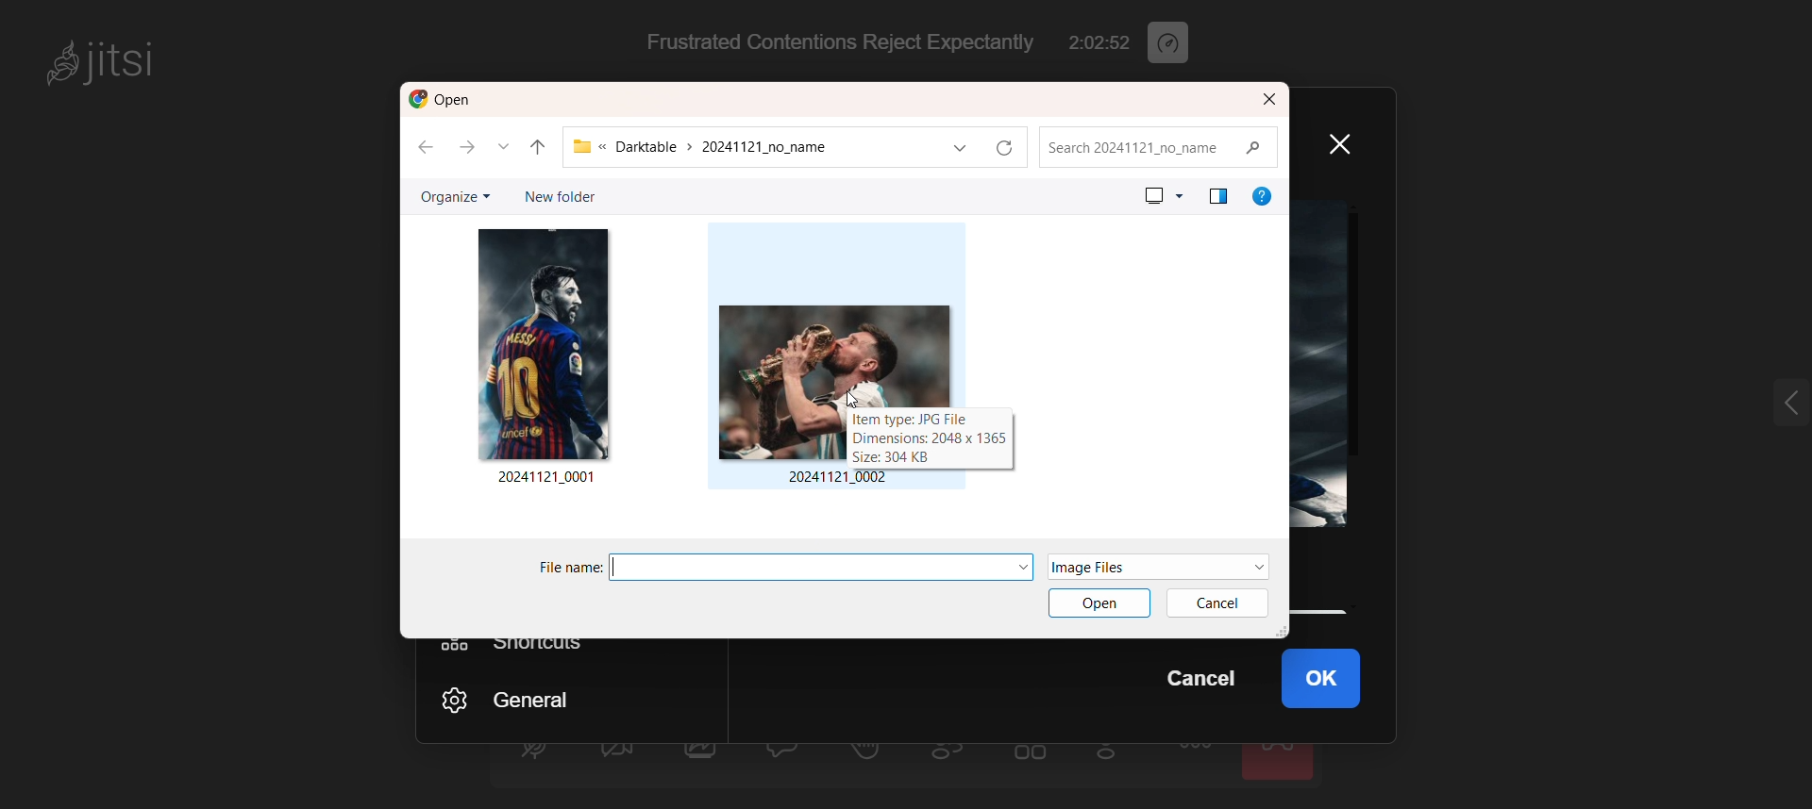 The image size is (1812, 809). I want to click on previous folder, so click(539, 143).